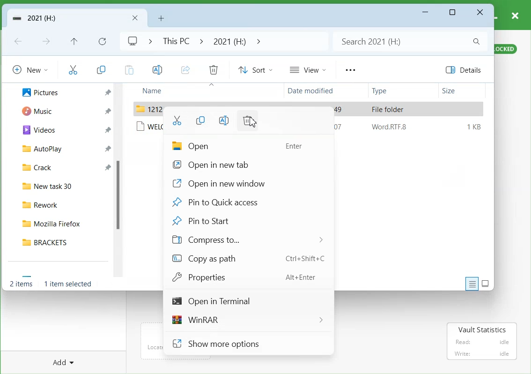  What do you see at coordinates (482, 329) in the screenshot?
I see `Vault Statistics` at bounding box center [482, 329].